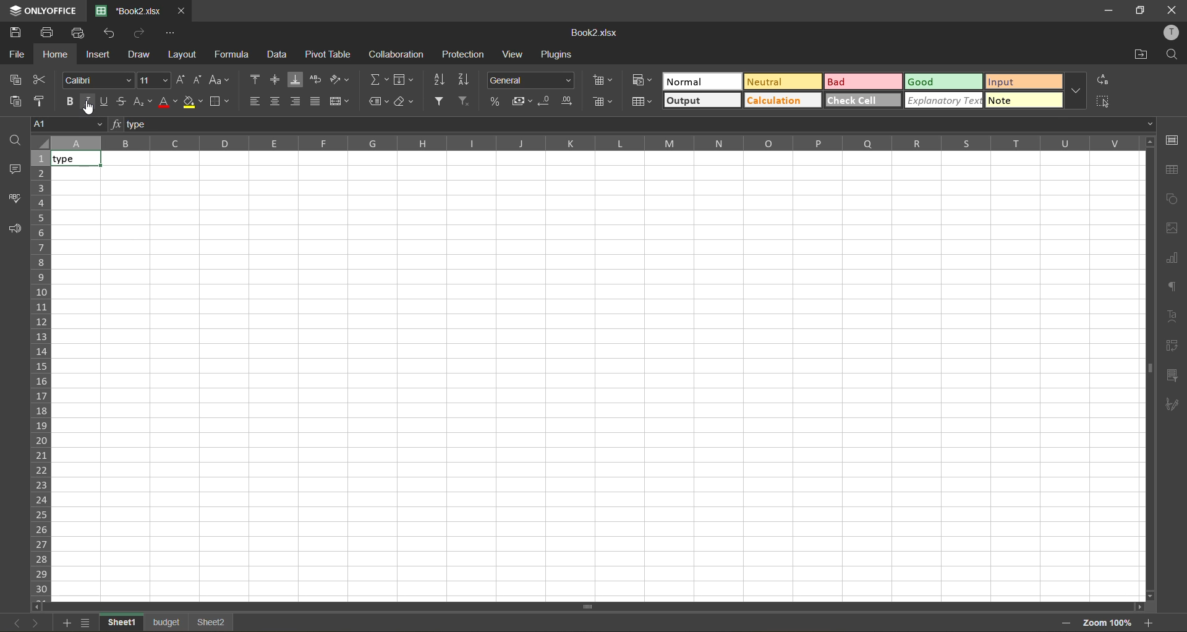 The height and width of the screenshot is (632, 1187). I want to click on profile, so click(1169, 33).